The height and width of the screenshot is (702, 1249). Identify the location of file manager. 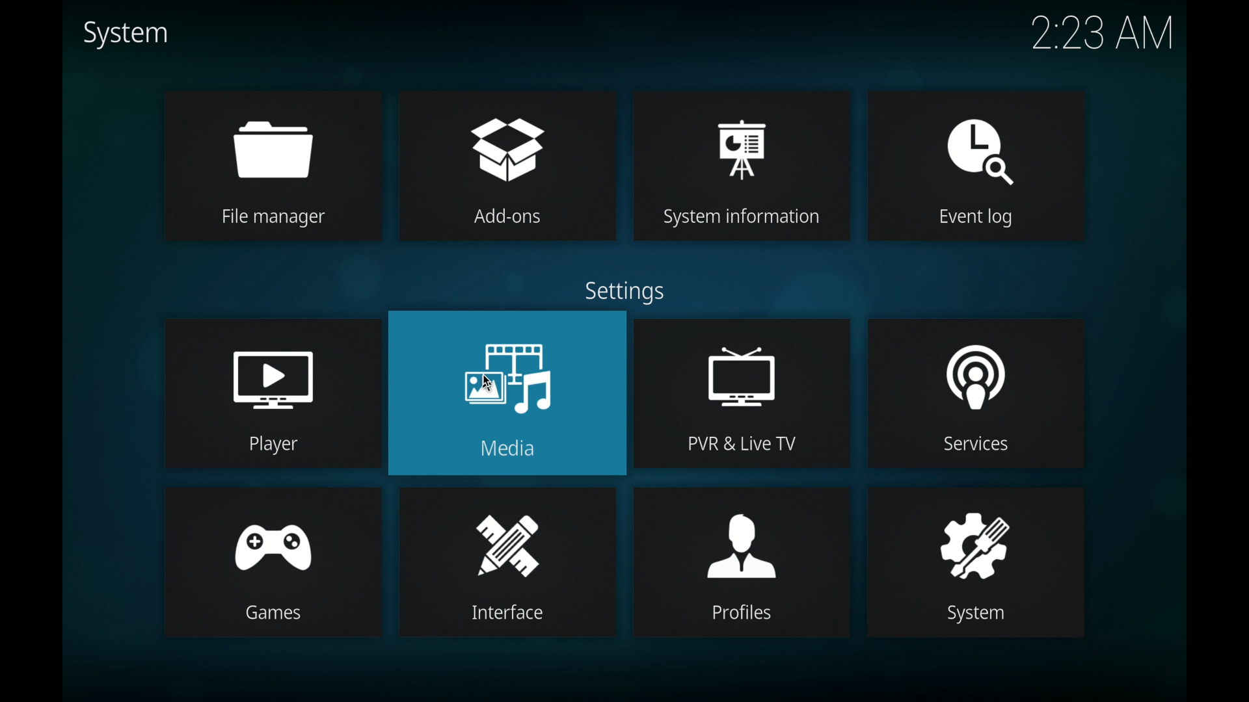
(282, 137).